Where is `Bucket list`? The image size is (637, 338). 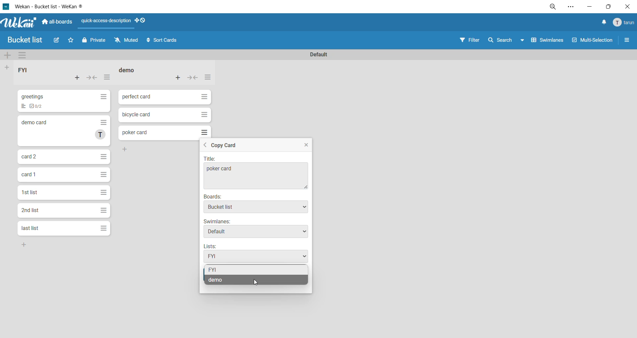 Bucket list is located at coordinates (27, 40).